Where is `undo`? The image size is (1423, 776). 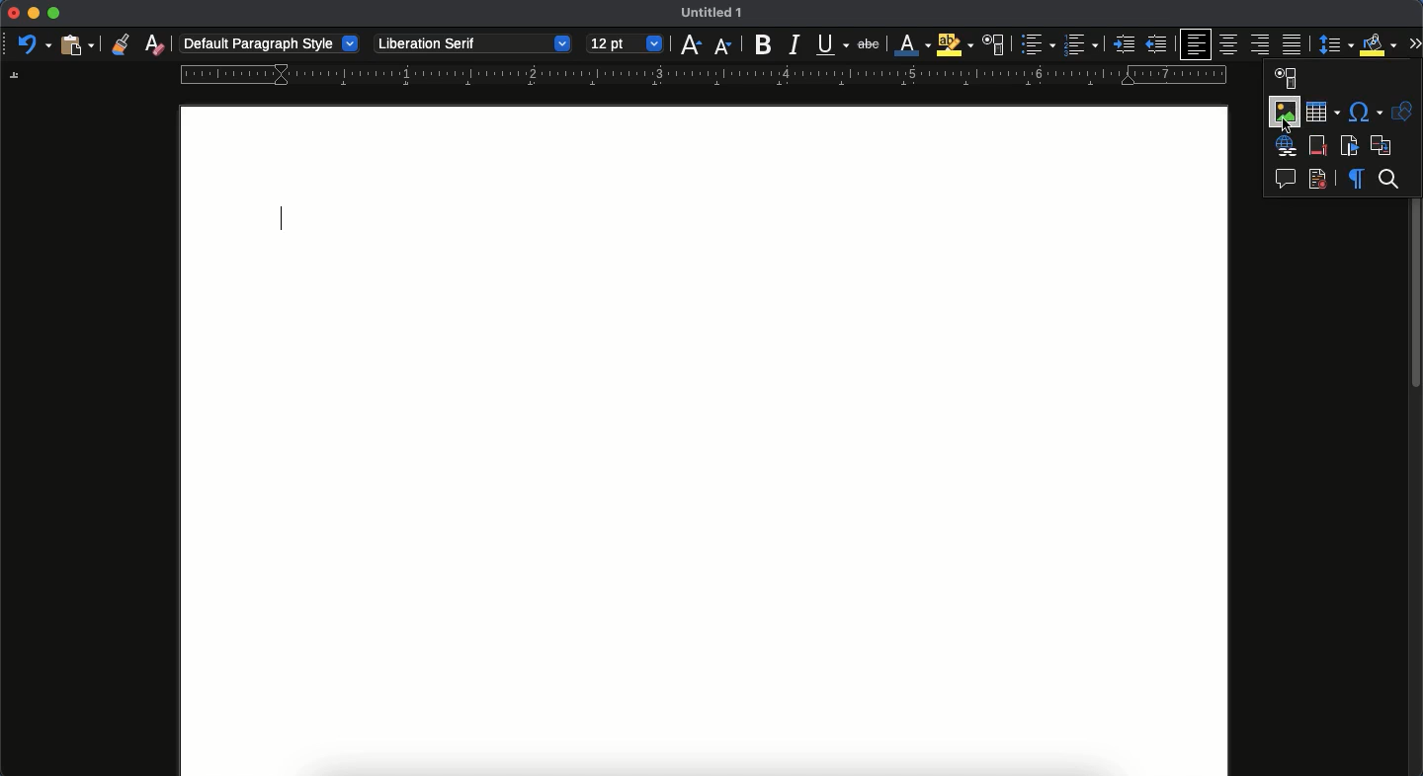
undo is located at coordinates (33, 45).